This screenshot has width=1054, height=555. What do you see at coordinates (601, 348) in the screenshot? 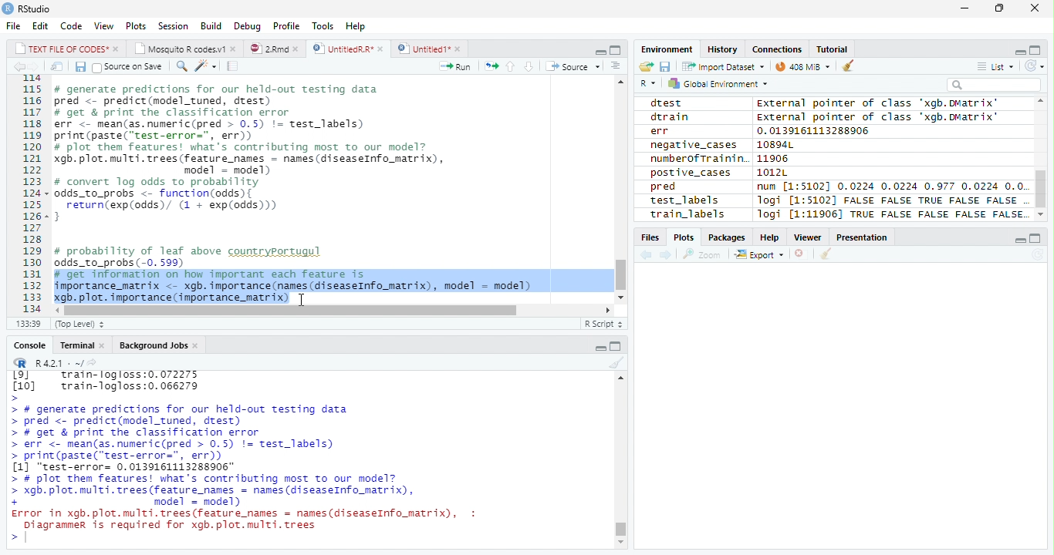
I see `Minimize` at bounding box center [601, 348].